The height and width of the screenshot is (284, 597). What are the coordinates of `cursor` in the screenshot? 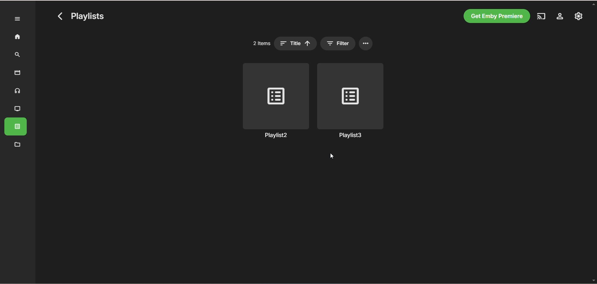 It's located at (332, 156).